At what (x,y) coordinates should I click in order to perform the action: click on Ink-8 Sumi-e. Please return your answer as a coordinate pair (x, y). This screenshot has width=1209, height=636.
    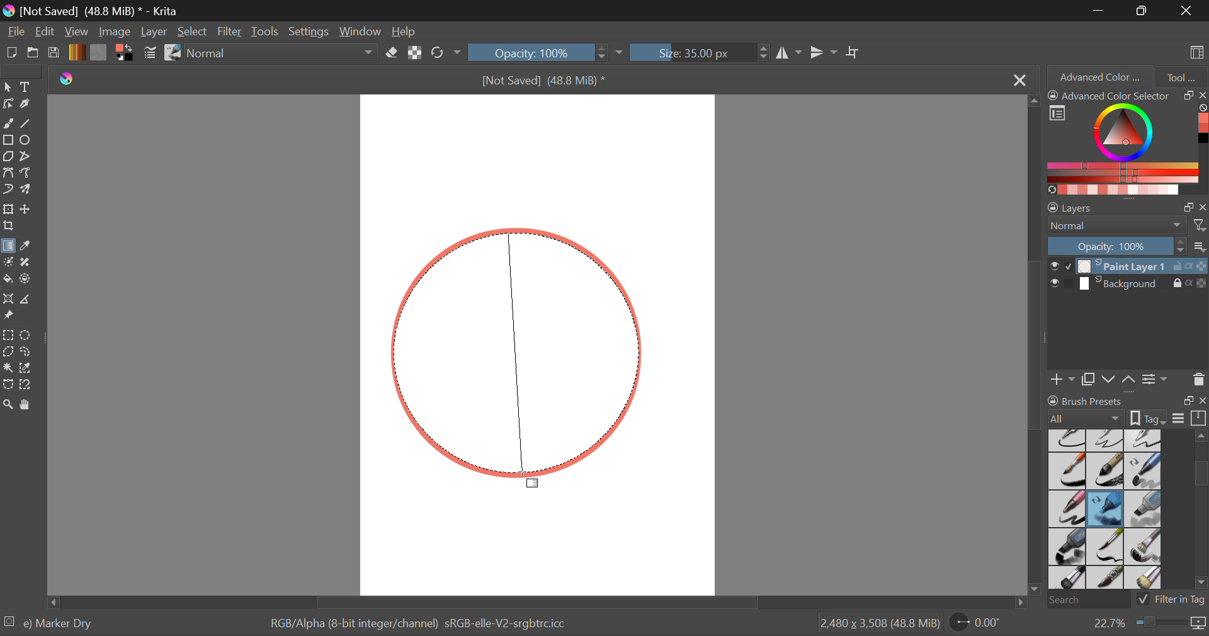
    Looking at the image, I should click on (1105, 472).